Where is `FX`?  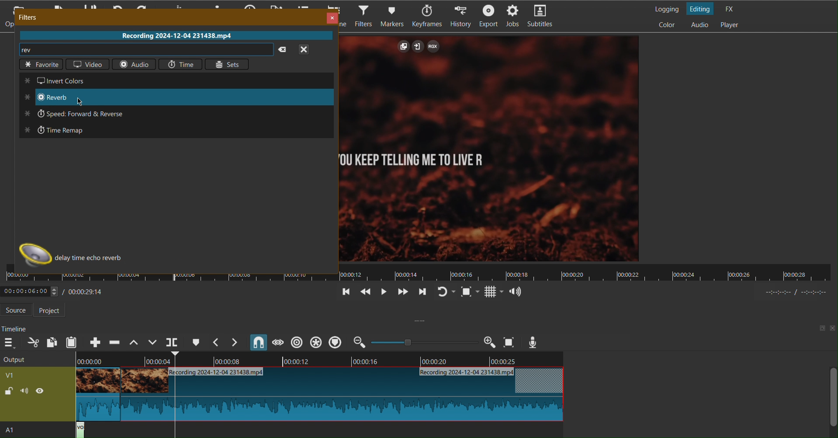 FX is located at coordinates (731, 8).